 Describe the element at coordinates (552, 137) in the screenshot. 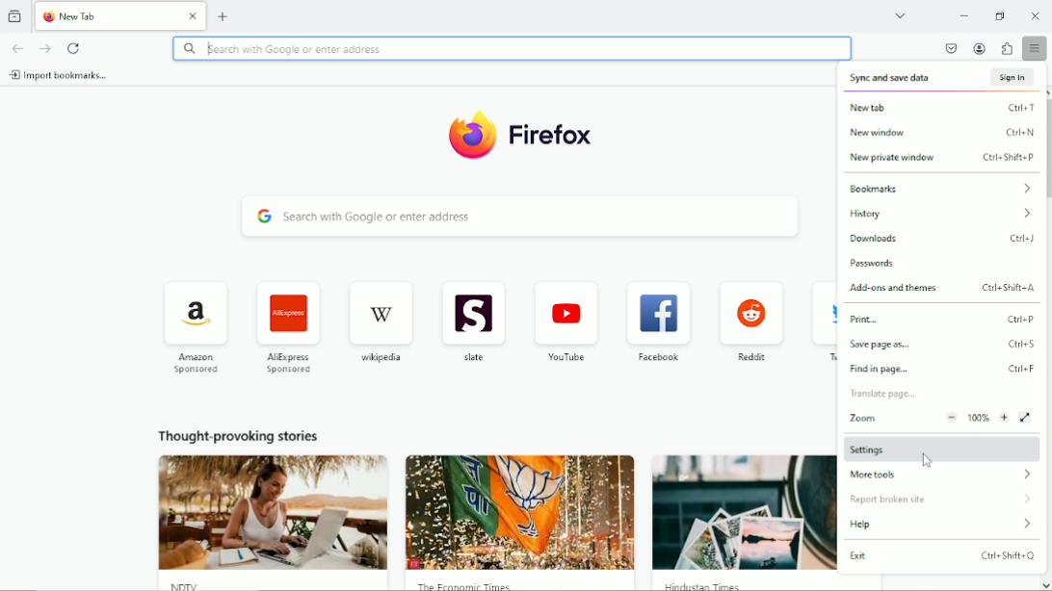

I see `Firefox` at that location.